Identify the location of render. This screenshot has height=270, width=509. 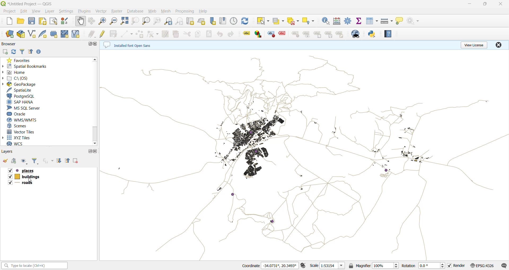
(458, 266).